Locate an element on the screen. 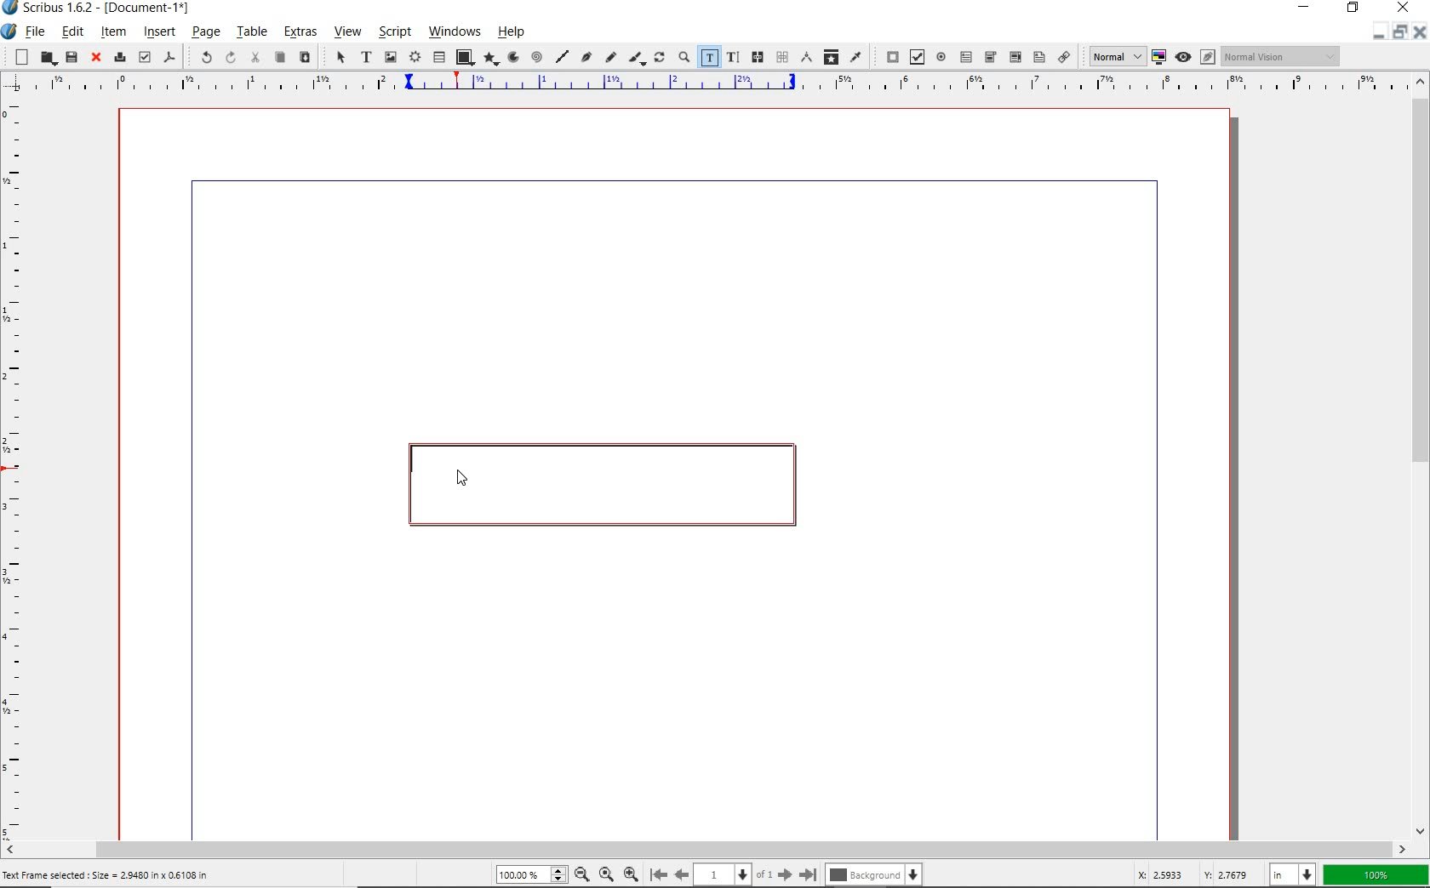 The height and width of the screenshot is (888, 1430). cut is located at coordinates (255, 58).